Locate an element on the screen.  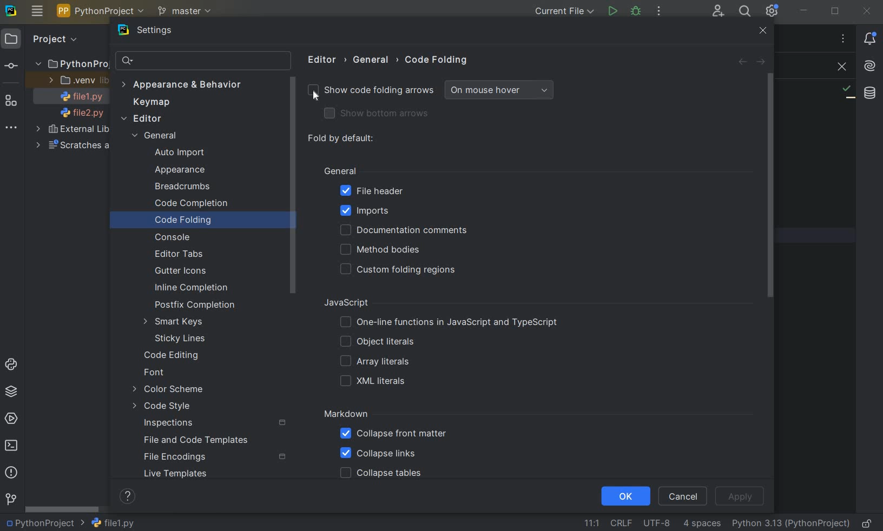
METHOD BODIES is located at coordinates (383, 250).